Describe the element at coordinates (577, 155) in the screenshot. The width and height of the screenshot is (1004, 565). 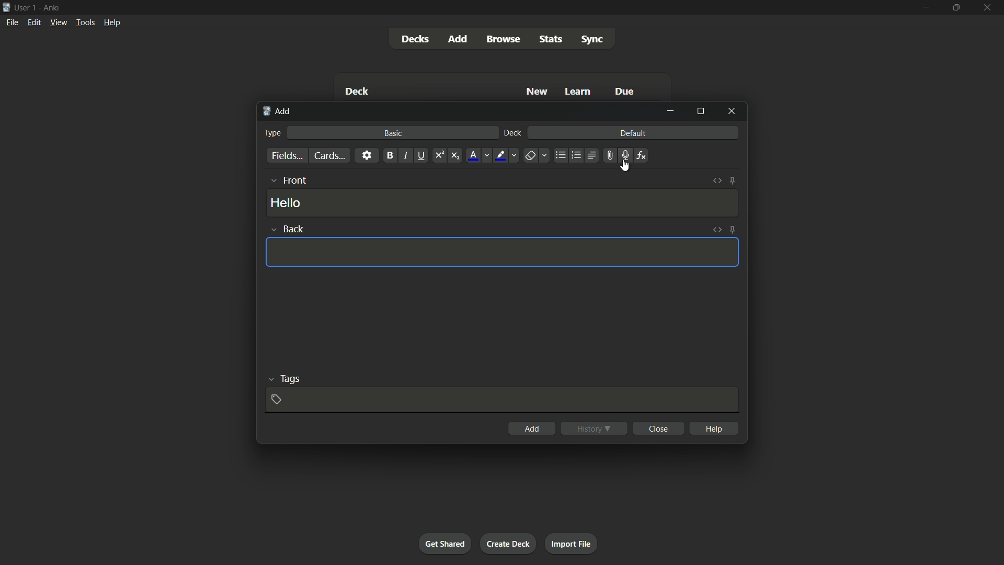
I see `ordered list` at that location.